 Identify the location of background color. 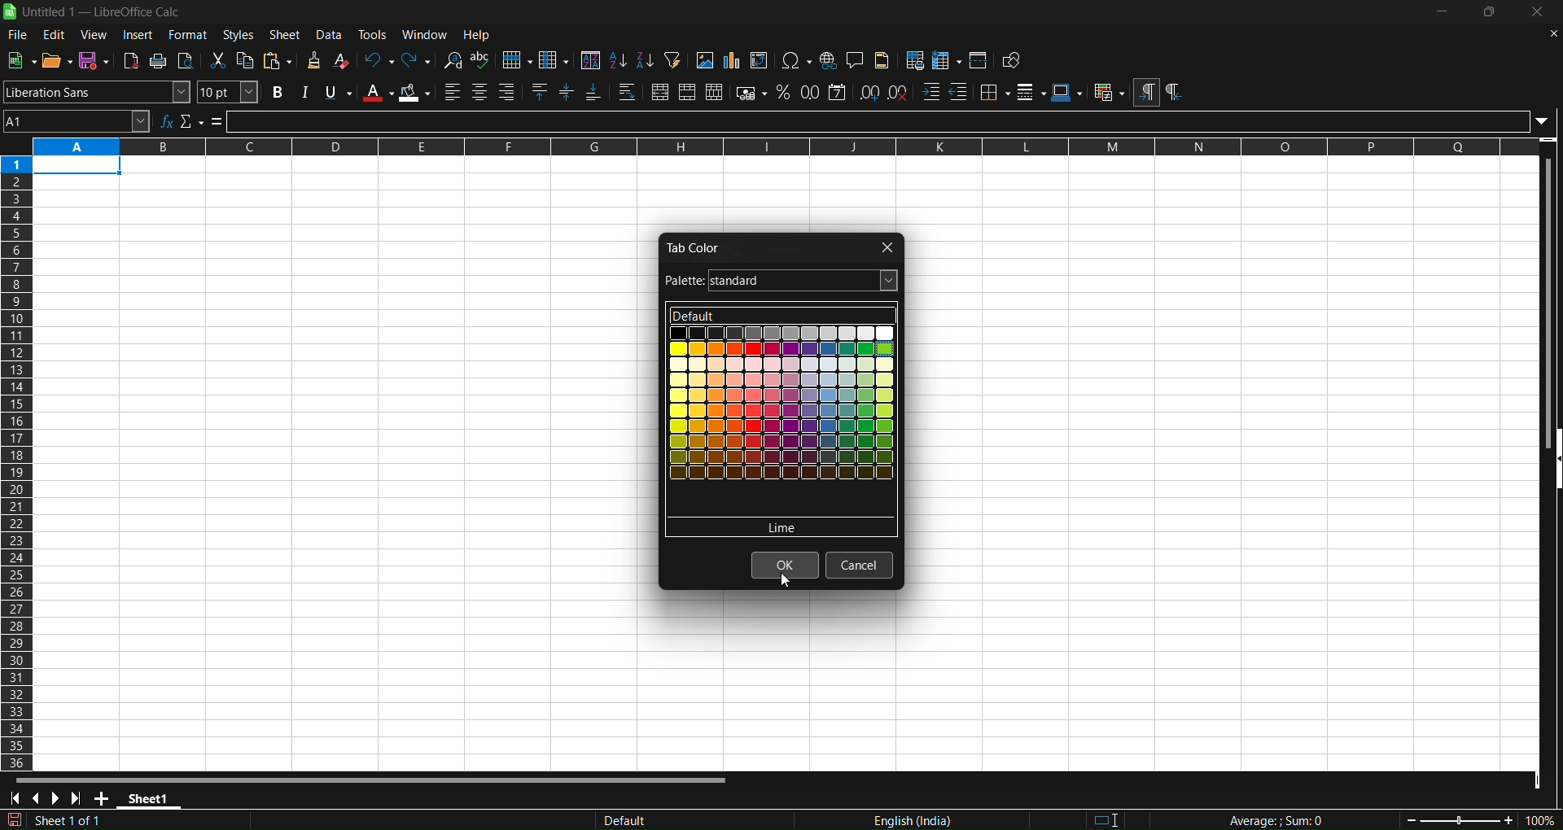
(416, 93).